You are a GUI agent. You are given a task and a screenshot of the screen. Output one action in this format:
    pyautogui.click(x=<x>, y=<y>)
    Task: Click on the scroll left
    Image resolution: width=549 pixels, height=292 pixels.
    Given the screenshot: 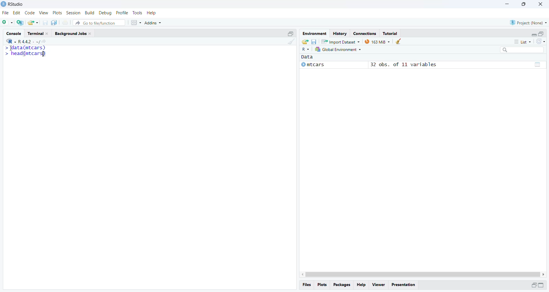 What is the action you would take?
    pyautogui.click(x=302, y=275)
    